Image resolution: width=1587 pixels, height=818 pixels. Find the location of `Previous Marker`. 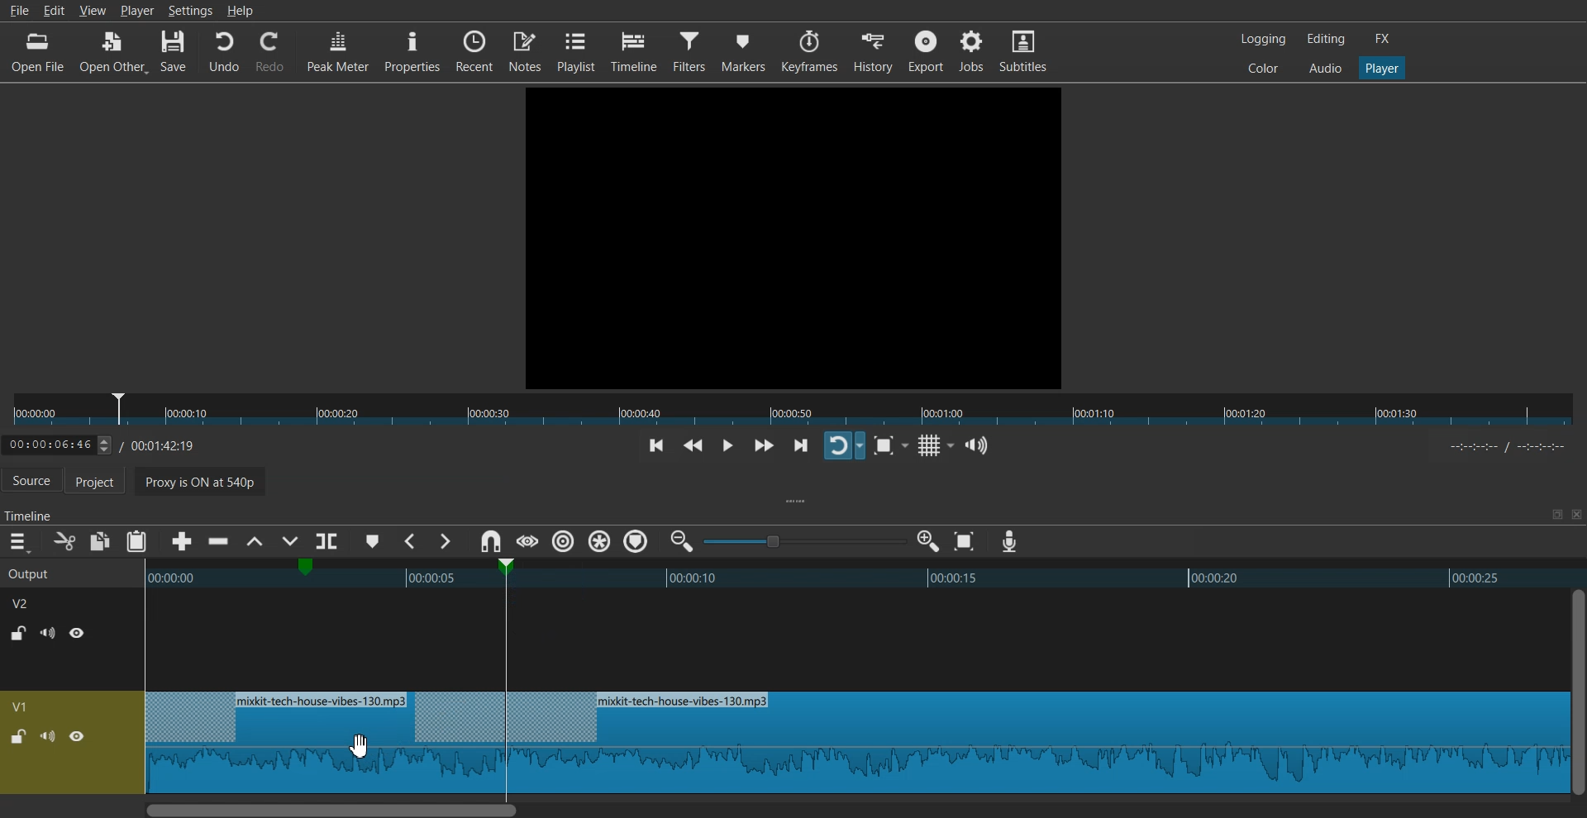

Previous Marker is located at coordinates (412, 541).